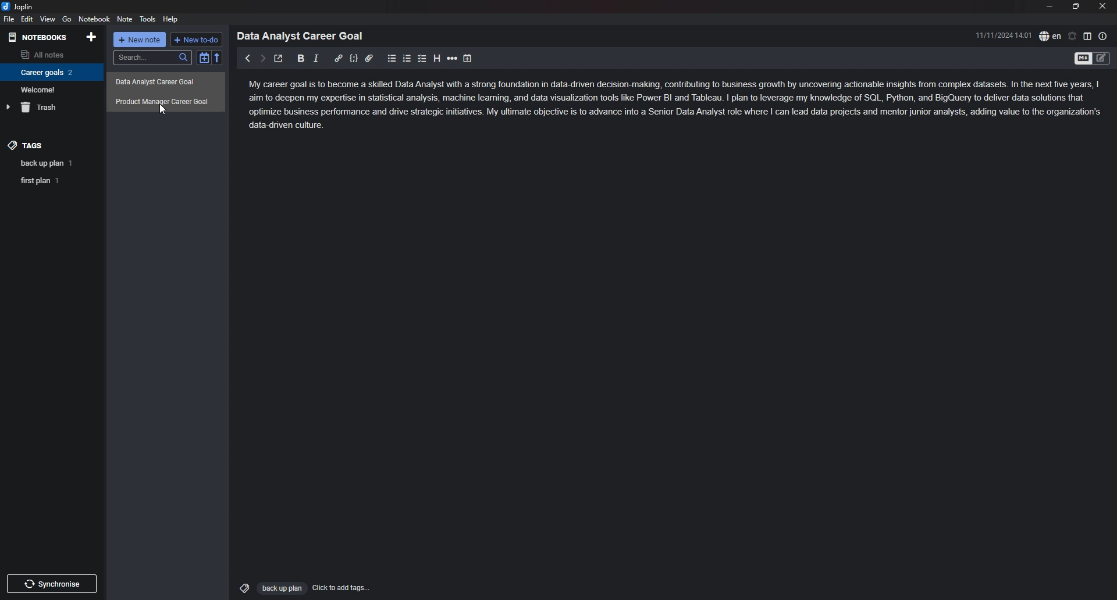 The height and width of the screenshot is (600, 1117). What do you see at coordinates (392, 59) in the screenshot?
I see `bullet list` at bounding box center [392, 59].